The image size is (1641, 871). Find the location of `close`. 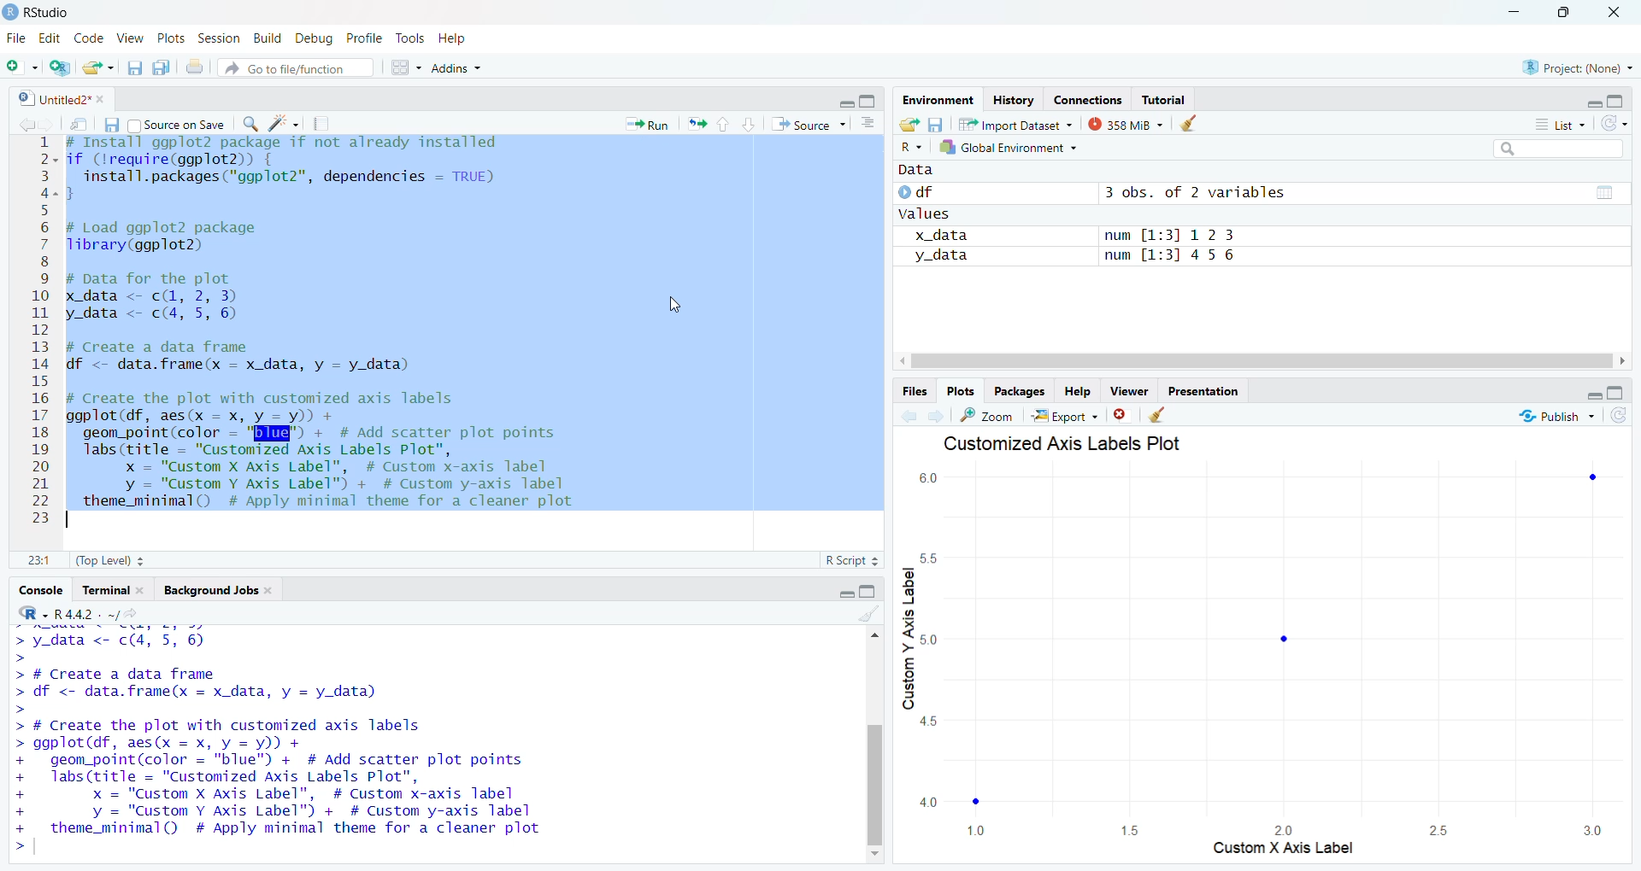

close is located at coordinates (1621, 12).